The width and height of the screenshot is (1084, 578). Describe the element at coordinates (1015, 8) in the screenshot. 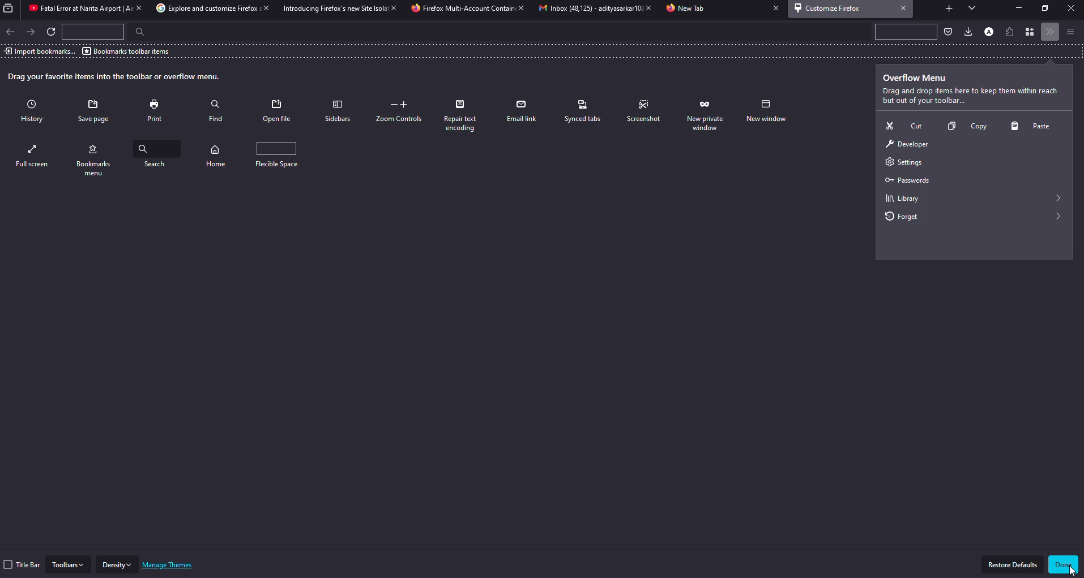

I see `minimize` at that location.